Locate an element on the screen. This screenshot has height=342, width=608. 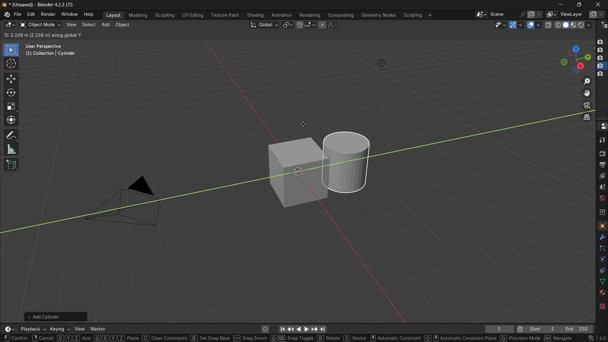
unsaved blender 4.2.3 lts is located at coordinates (44, 4).